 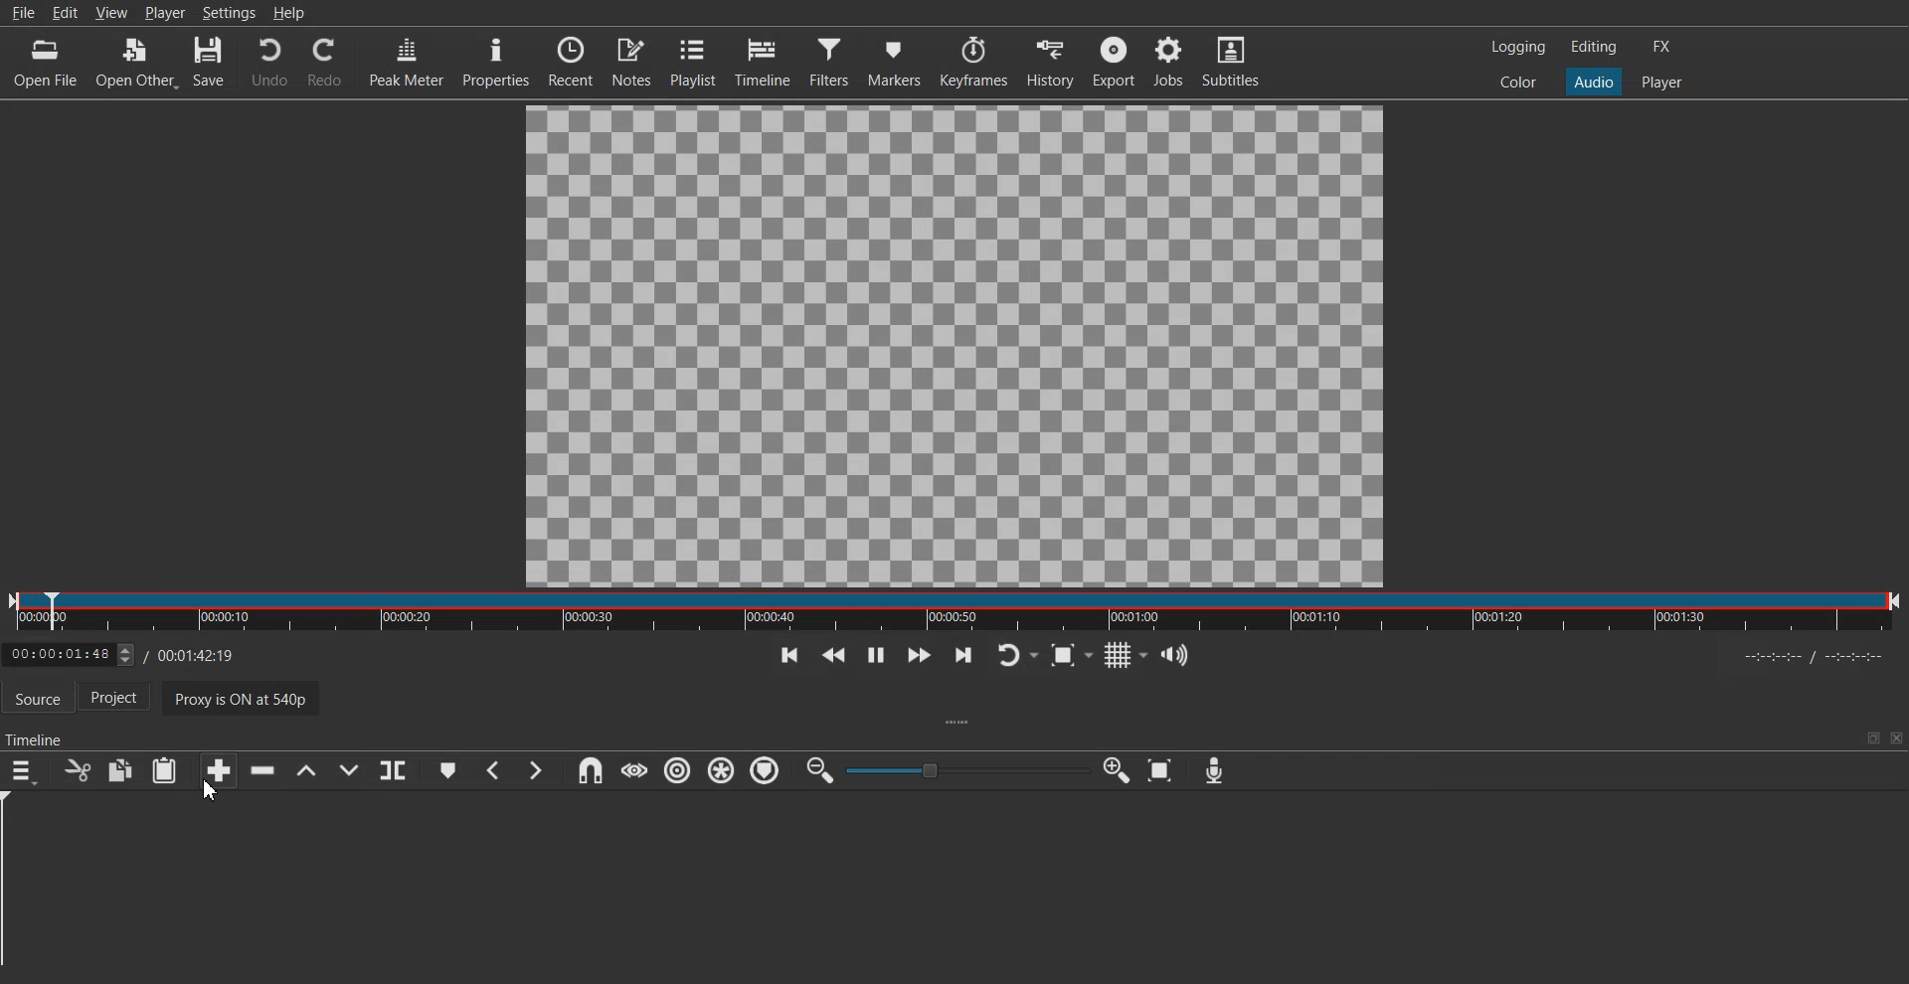 I want to click on Play quickly forwards, so click(x=917, y=655).